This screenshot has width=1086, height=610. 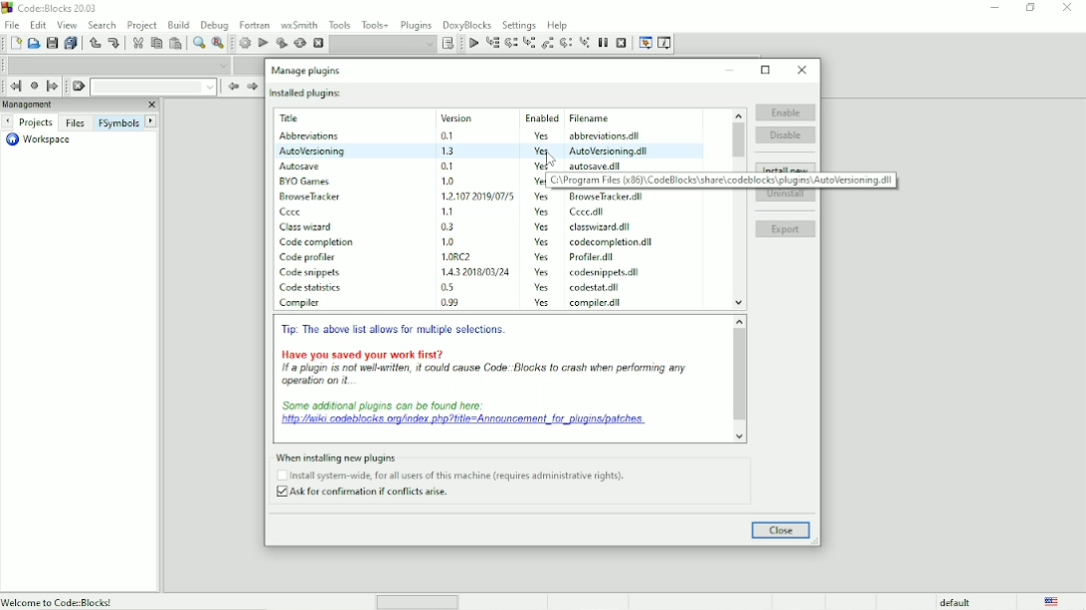 What do you see at coordinates (281, 43) in the screenshot?
I see `Build and run` at bounding box center [281, 43].